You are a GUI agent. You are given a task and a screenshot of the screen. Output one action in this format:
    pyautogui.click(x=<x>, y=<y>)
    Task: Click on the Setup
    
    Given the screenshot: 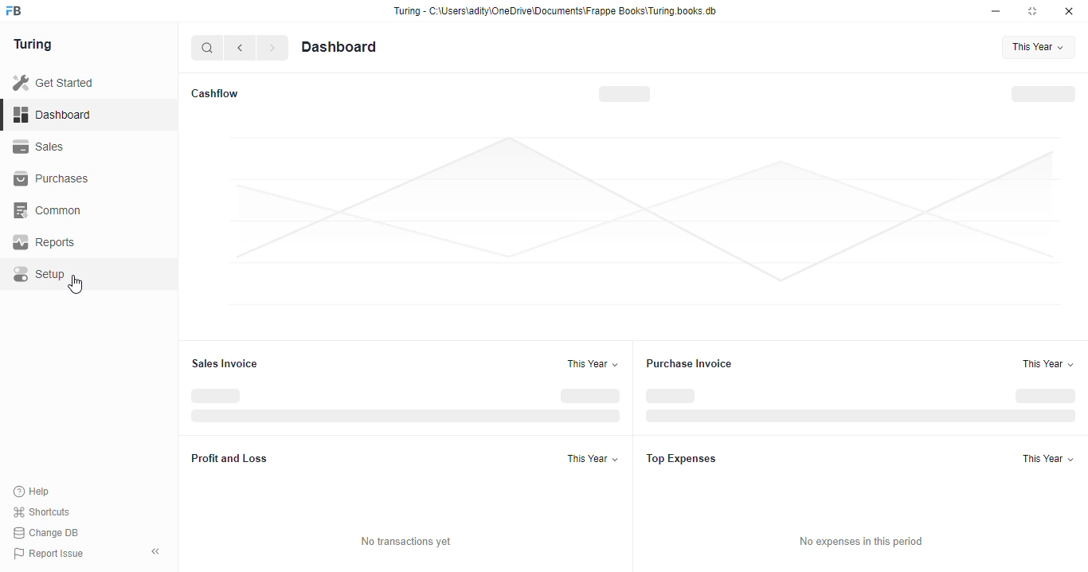 What is the action you would take?
    pyautogui.click(x=73, y=274)
    